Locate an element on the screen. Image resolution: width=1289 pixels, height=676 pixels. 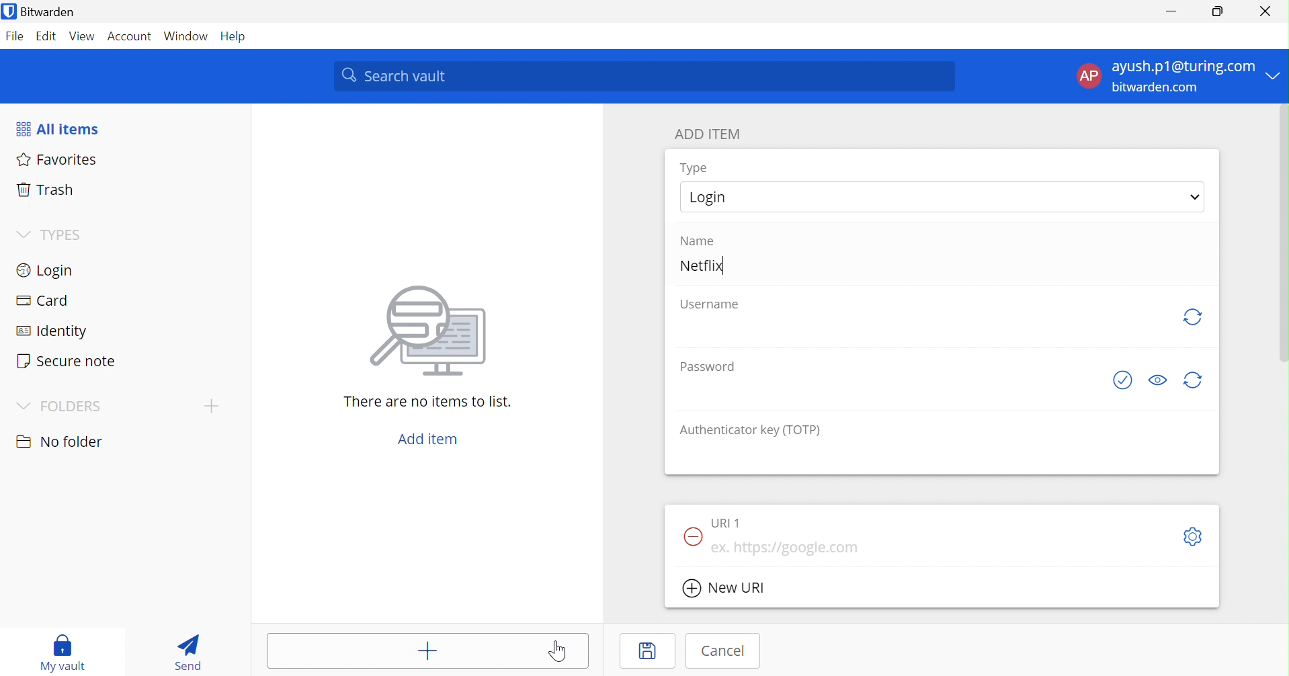
Check if password as been exposed is located at coordinates (1122, 380).